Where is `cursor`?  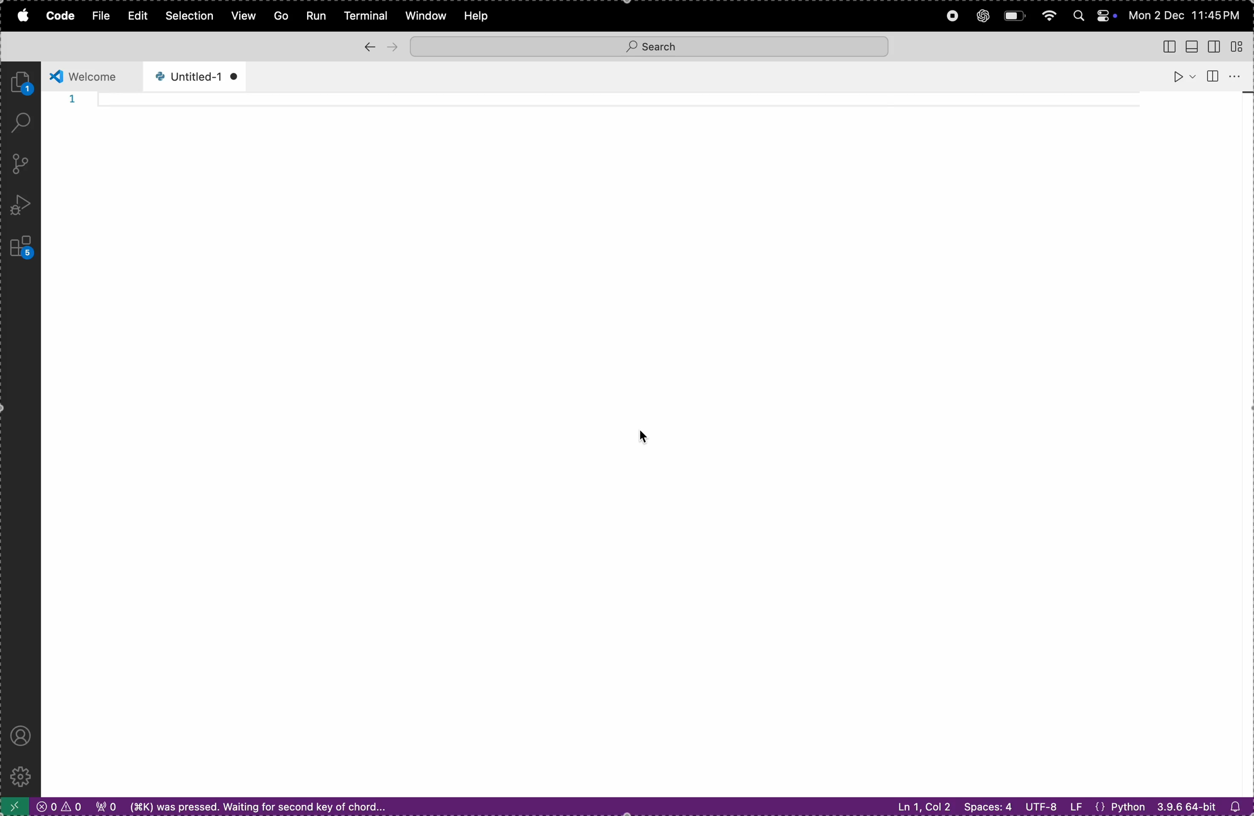 cursor is located at coordinates (638, 436).